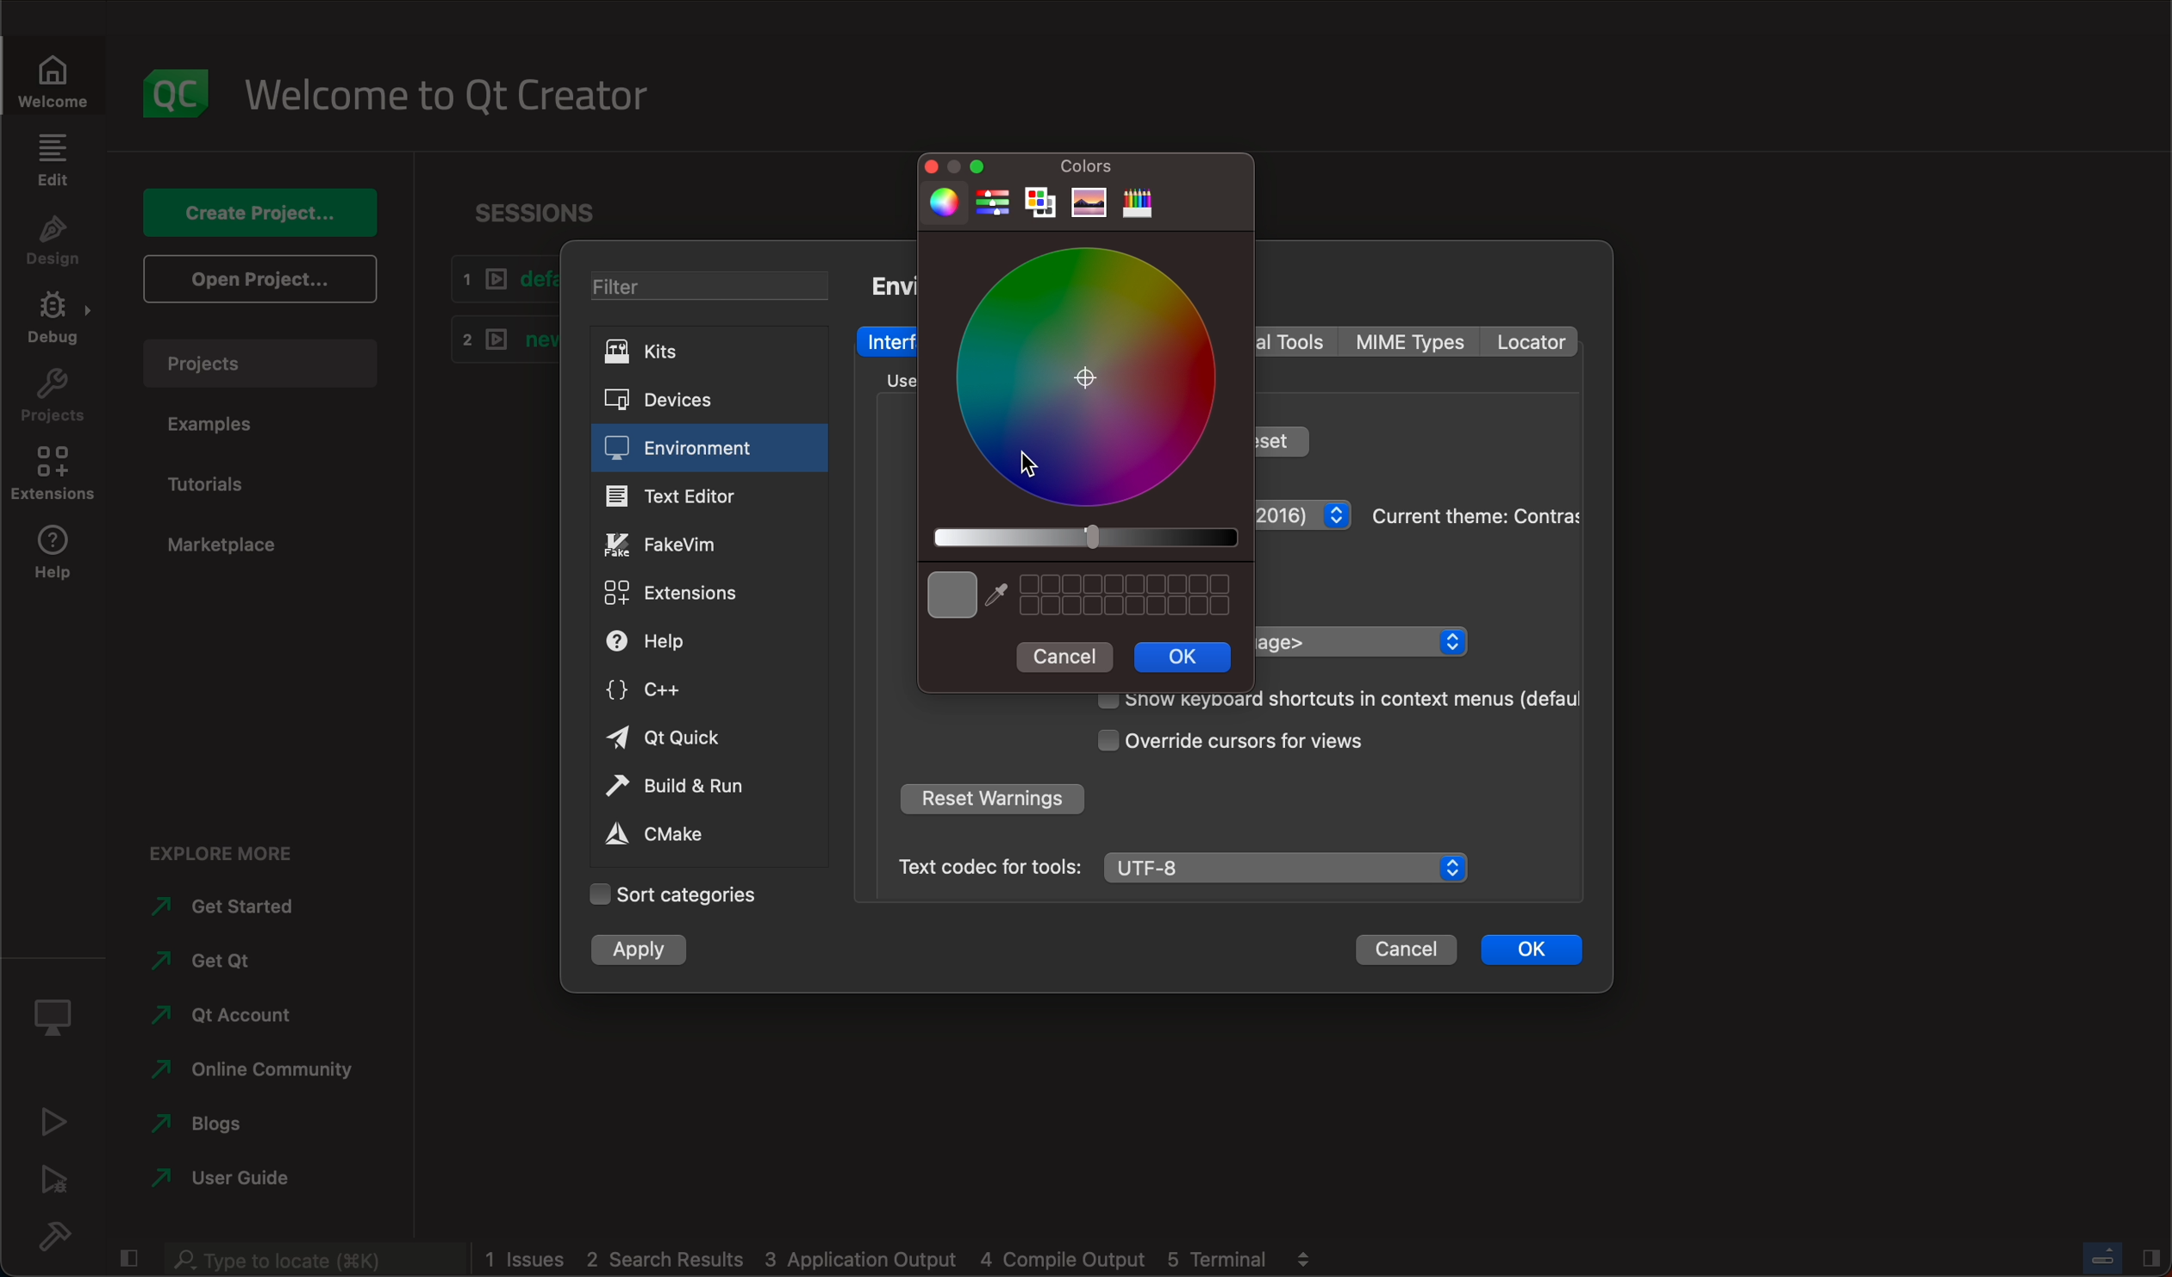 This screenshot has height=1277, width=2172. I want to click on examples, so click(226, 427).